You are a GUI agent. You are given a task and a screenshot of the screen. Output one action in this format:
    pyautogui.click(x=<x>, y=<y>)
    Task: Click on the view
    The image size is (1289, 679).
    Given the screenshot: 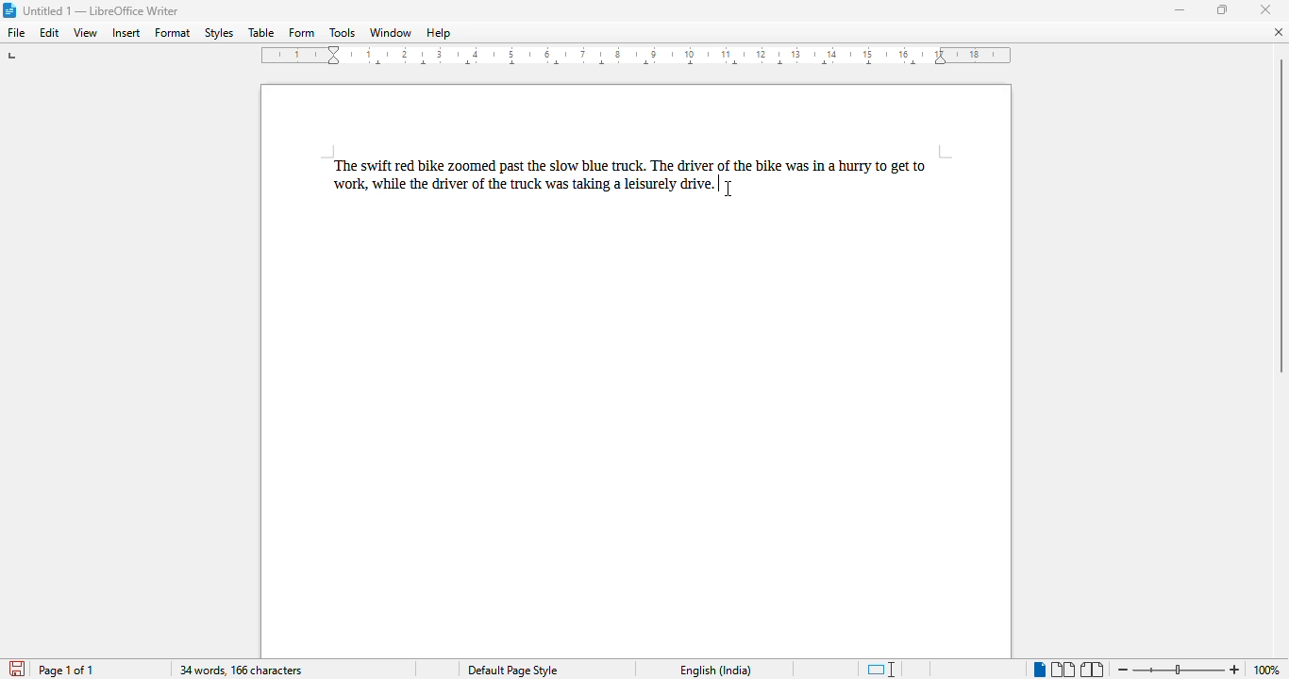 What is the action you would take?
    pyautogui.click(x=85, y=32)
    